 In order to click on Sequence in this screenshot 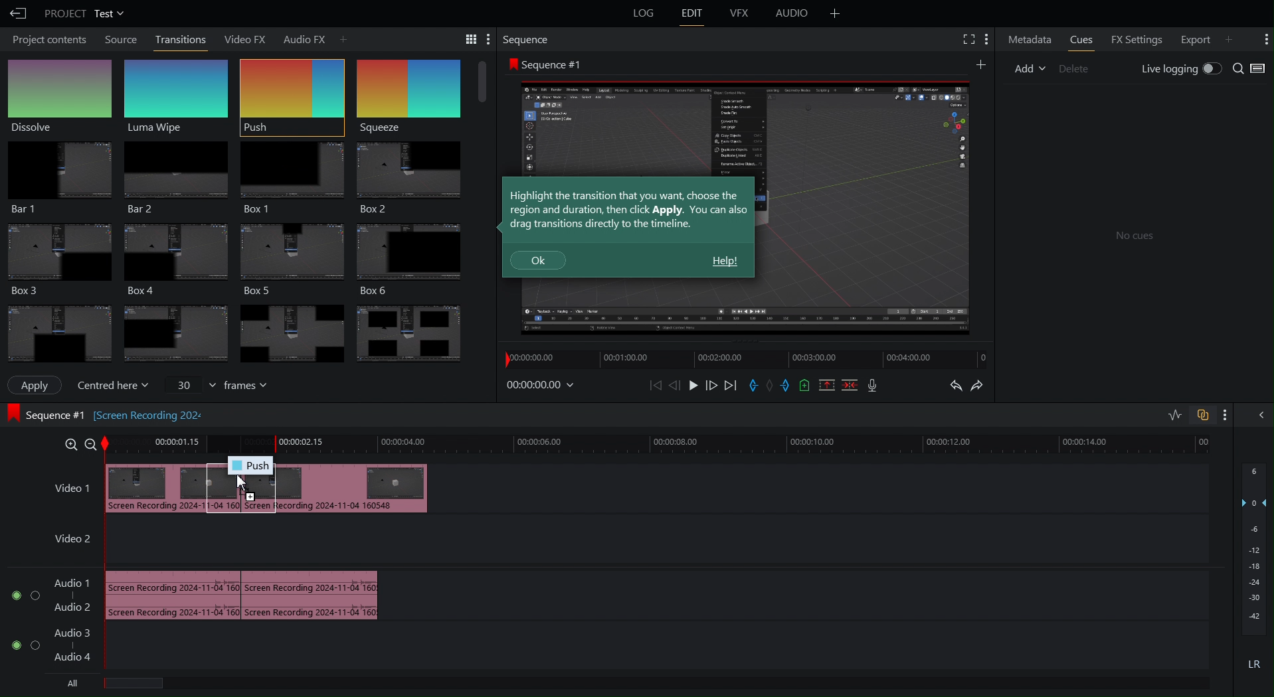, I will do `click(527, 40)`.